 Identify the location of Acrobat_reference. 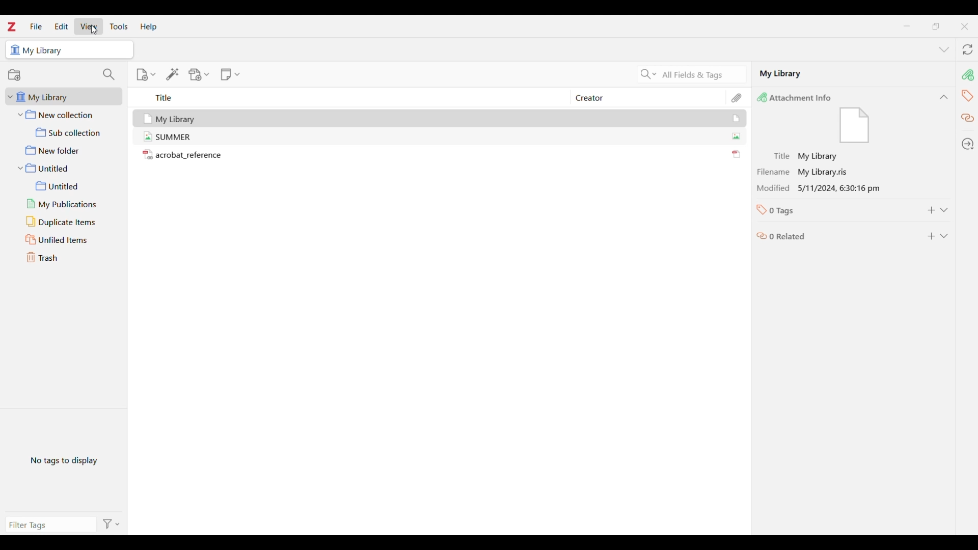
(188, 156).